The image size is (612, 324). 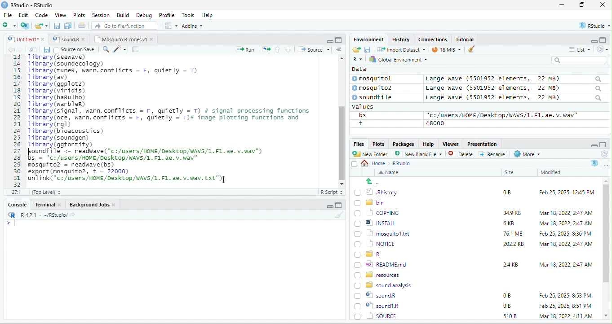 What do you see at coordinates (67, 39) in the screenshot?
I see `‘Mosquito R codes.vi` at bounding box center [67, 39].